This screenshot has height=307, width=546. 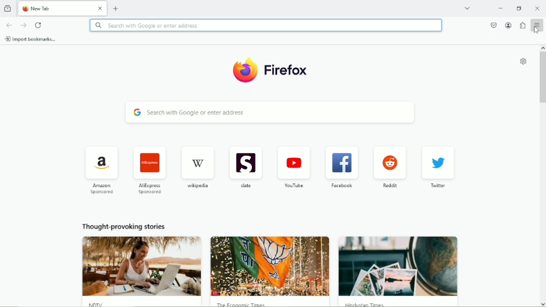 I want to click on restore down, so click(x=519, y=8).